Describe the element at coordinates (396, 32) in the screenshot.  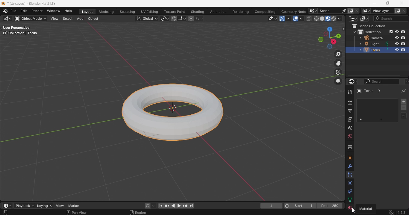
I see `Hide in viewpoint` at that location.